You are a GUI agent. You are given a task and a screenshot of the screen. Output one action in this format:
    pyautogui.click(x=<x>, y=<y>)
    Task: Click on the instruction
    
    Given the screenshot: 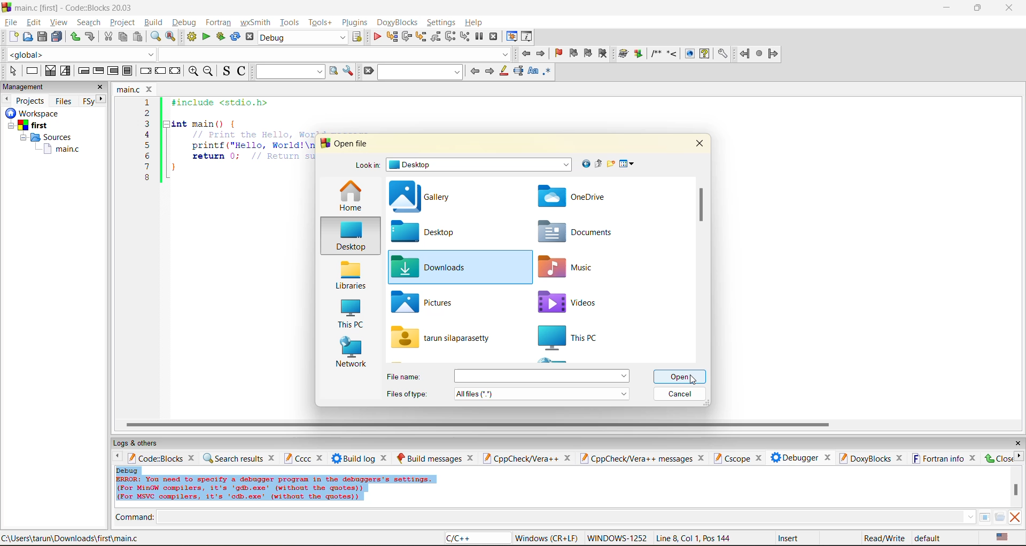 What is the action you would take?
    pyautogui.click(x=31, y=71)
    